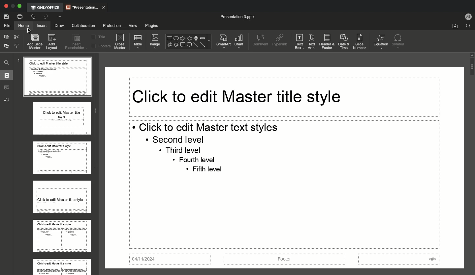  What do you see at coordinates (45, 17) in the screenshot?
I see `Redo` at bounding box center [45, 17].